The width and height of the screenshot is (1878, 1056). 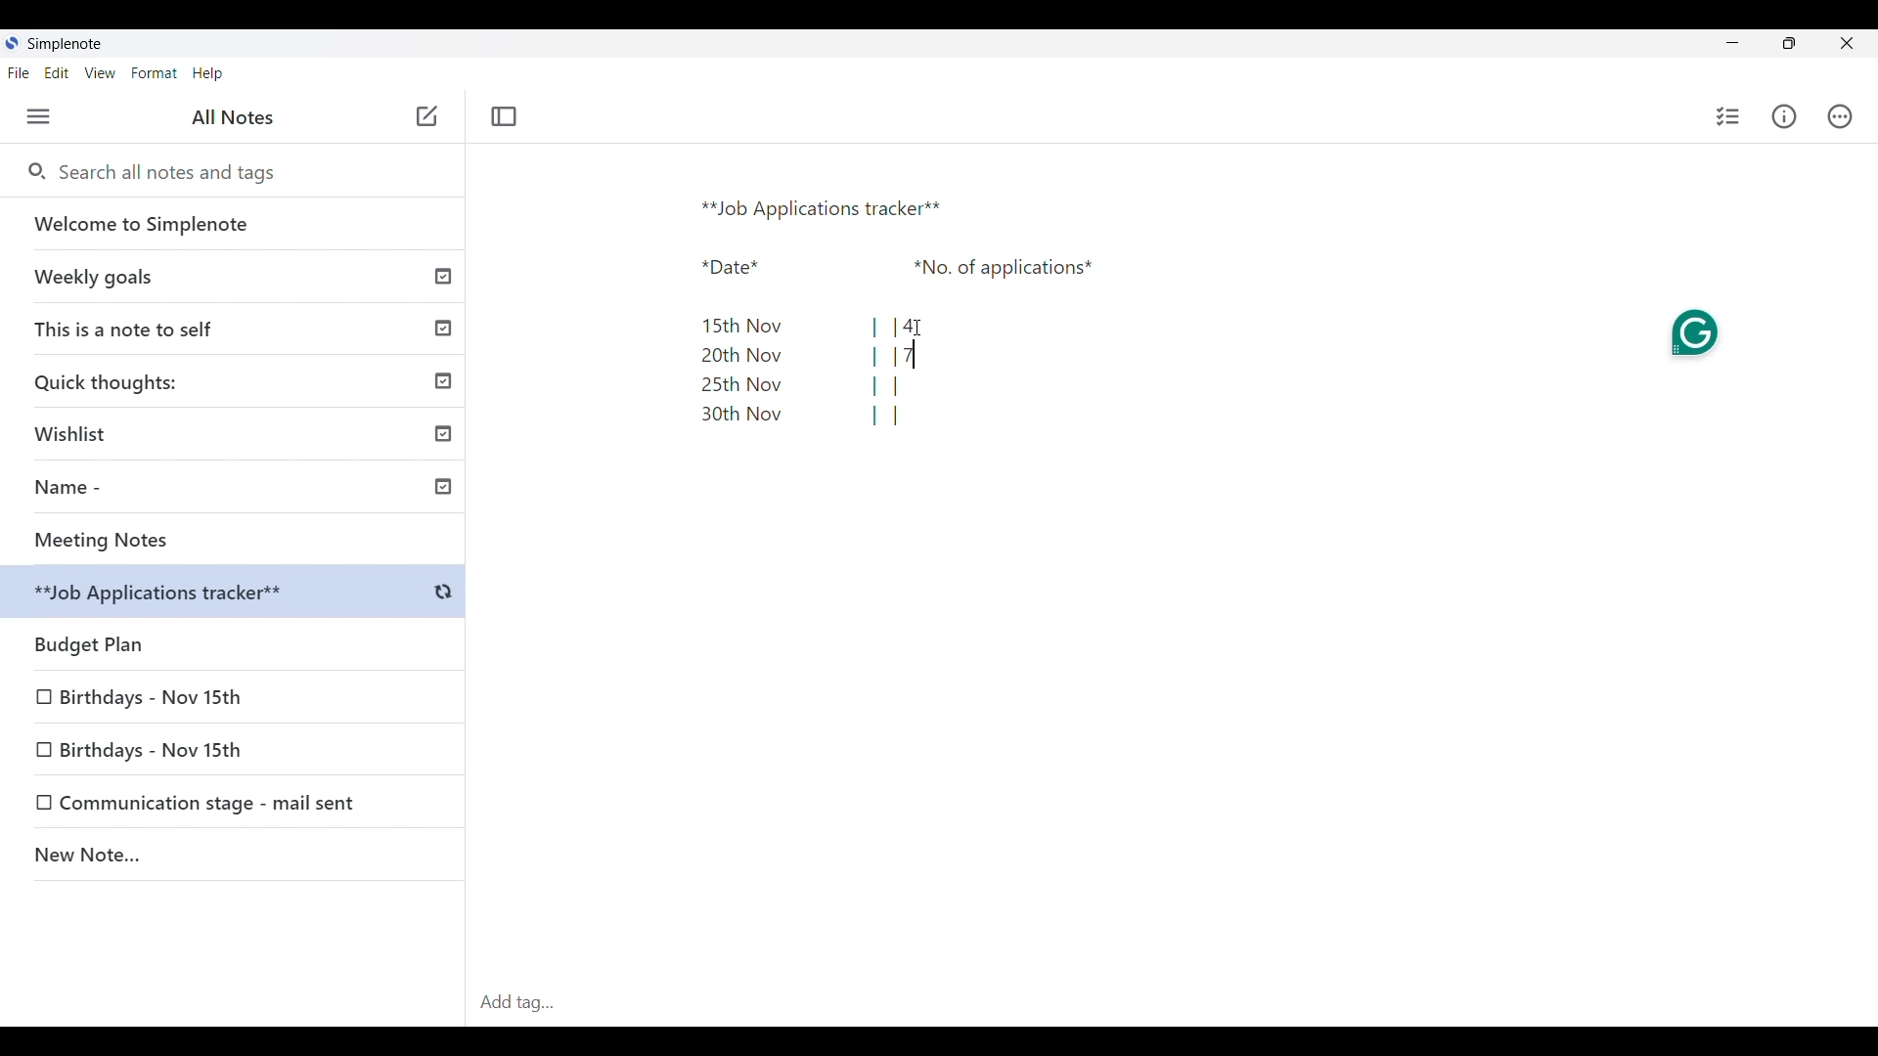 What do you see at coordinates (18, 72) in the screenshot?
I see `File` at bounding box center [18, 72].